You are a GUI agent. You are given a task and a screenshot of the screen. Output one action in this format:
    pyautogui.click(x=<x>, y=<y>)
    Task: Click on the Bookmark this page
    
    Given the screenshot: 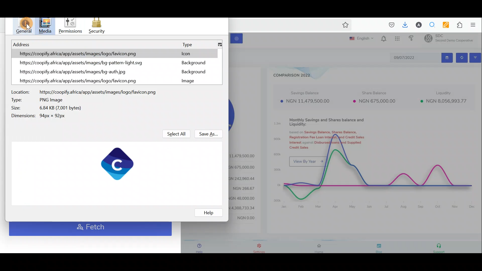 What is the action you would take?
    pyautogui.click(x=344, y=26)
    